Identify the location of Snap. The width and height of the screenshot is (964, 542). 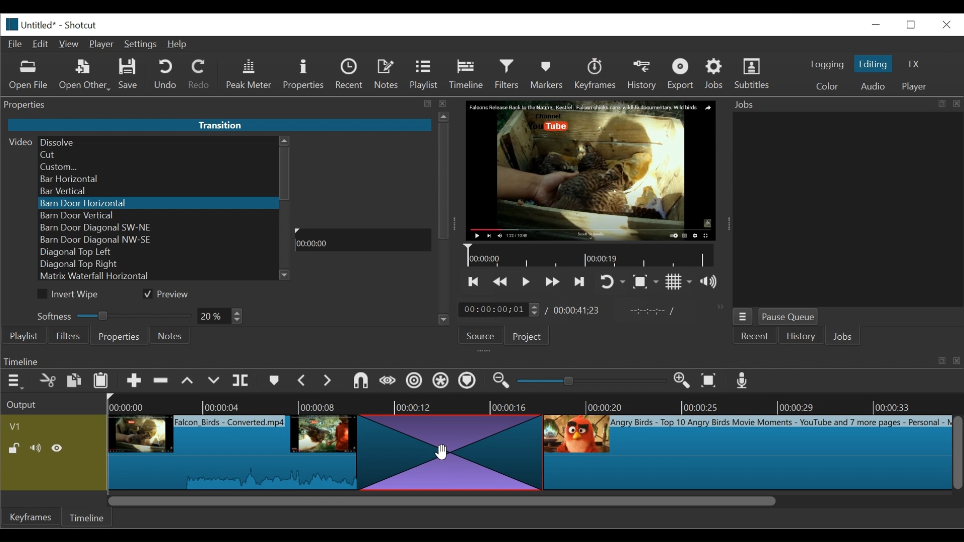
(361, 381).